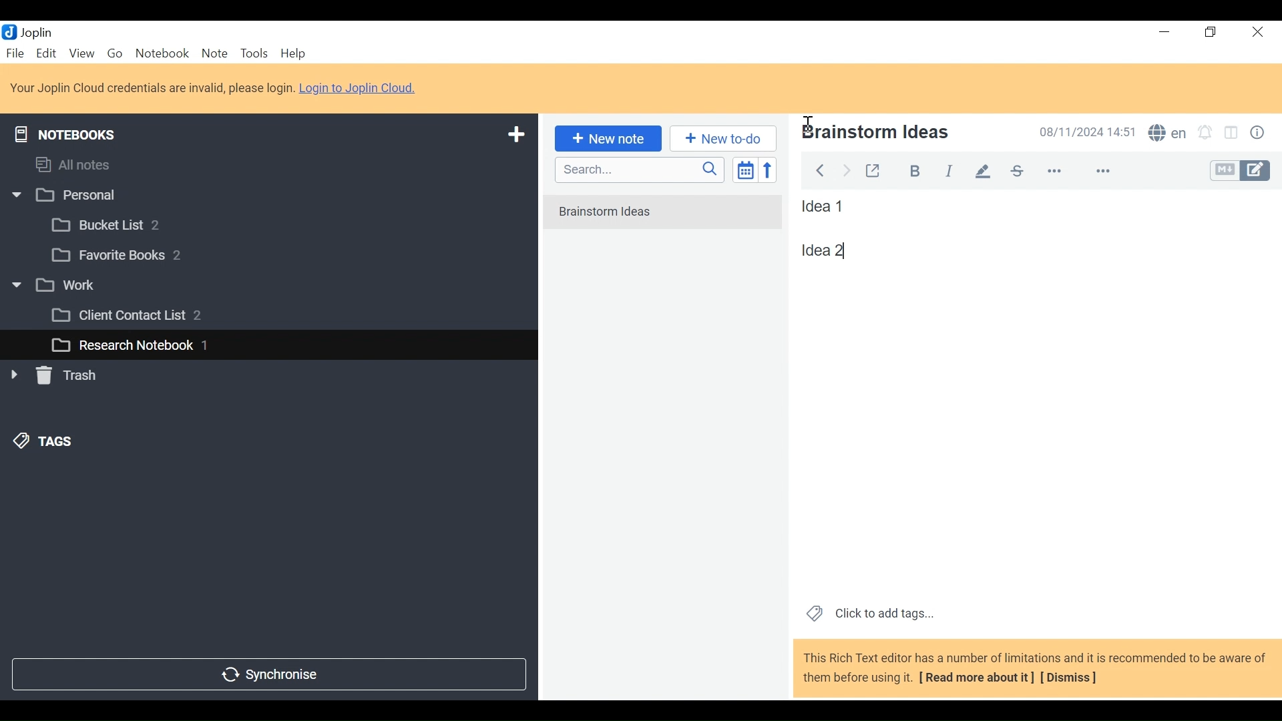 Image resolution: width=1282 pixels, height=721 pixels. What do you see at coordinates (164, 53) in the screenshot?
I see `Notebook` at bounding box center [164, 53].